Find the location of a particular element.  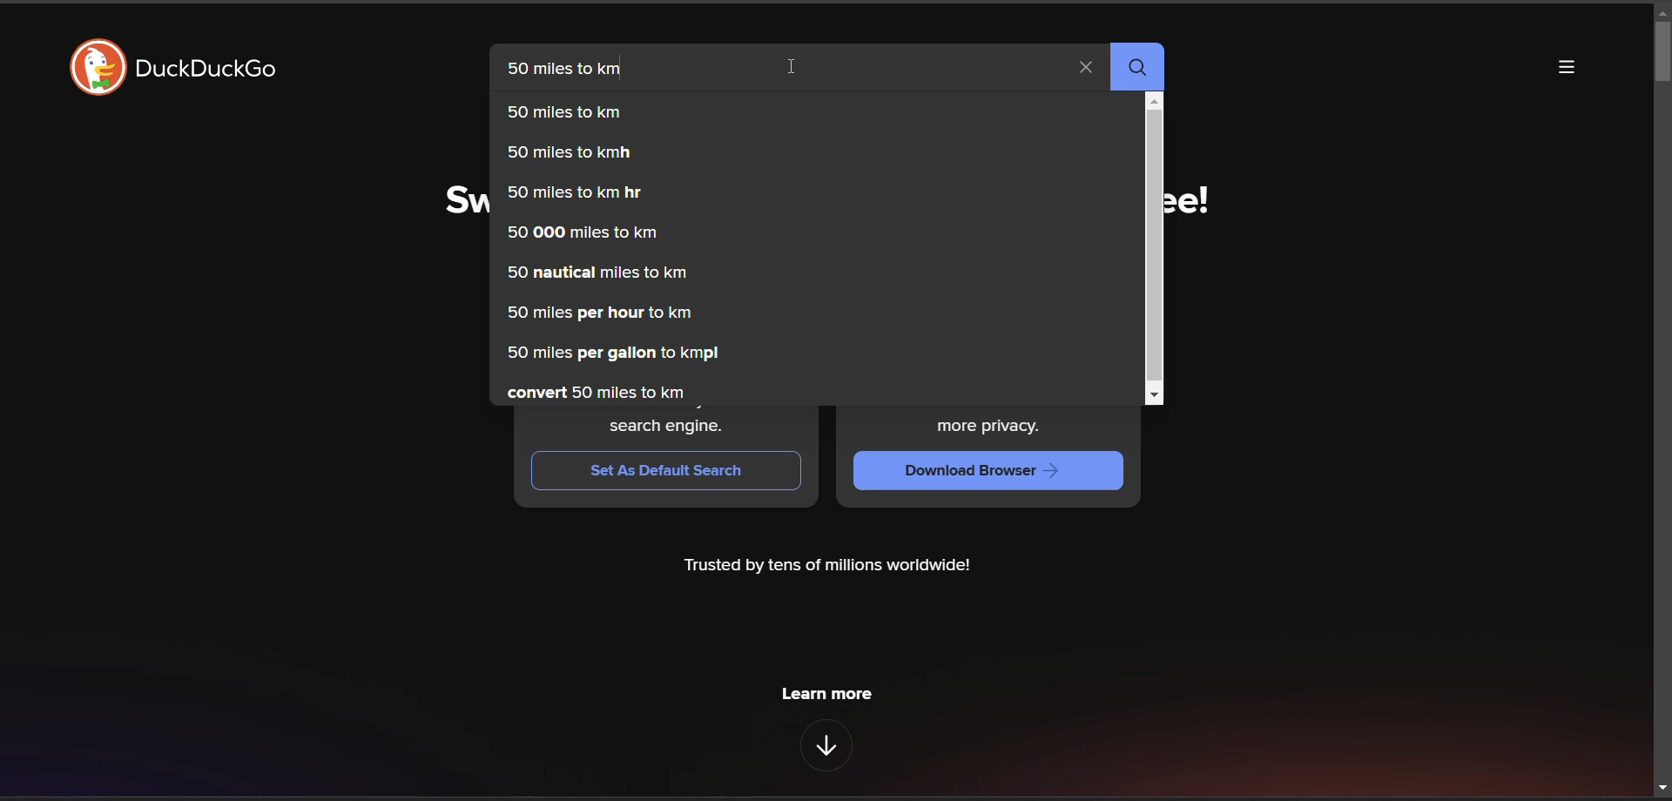

more privacy. is located at coordinates (986, 427).